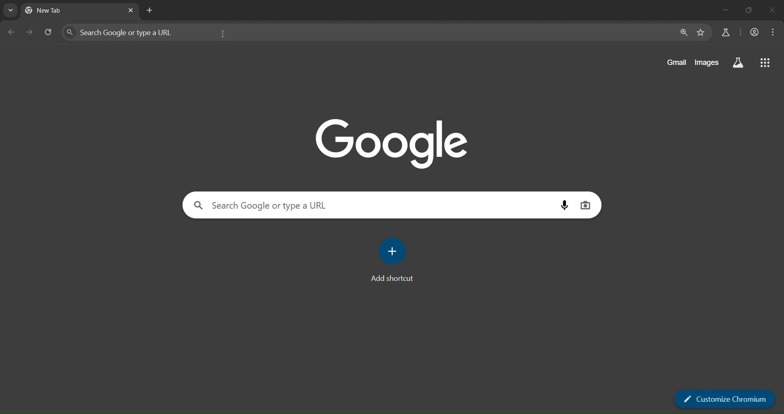 Image resolution: width=784 pixels, height=414 pixels. Describe the element at coordinates (683, 33) in the screenshot. I see `zoom` at that location.